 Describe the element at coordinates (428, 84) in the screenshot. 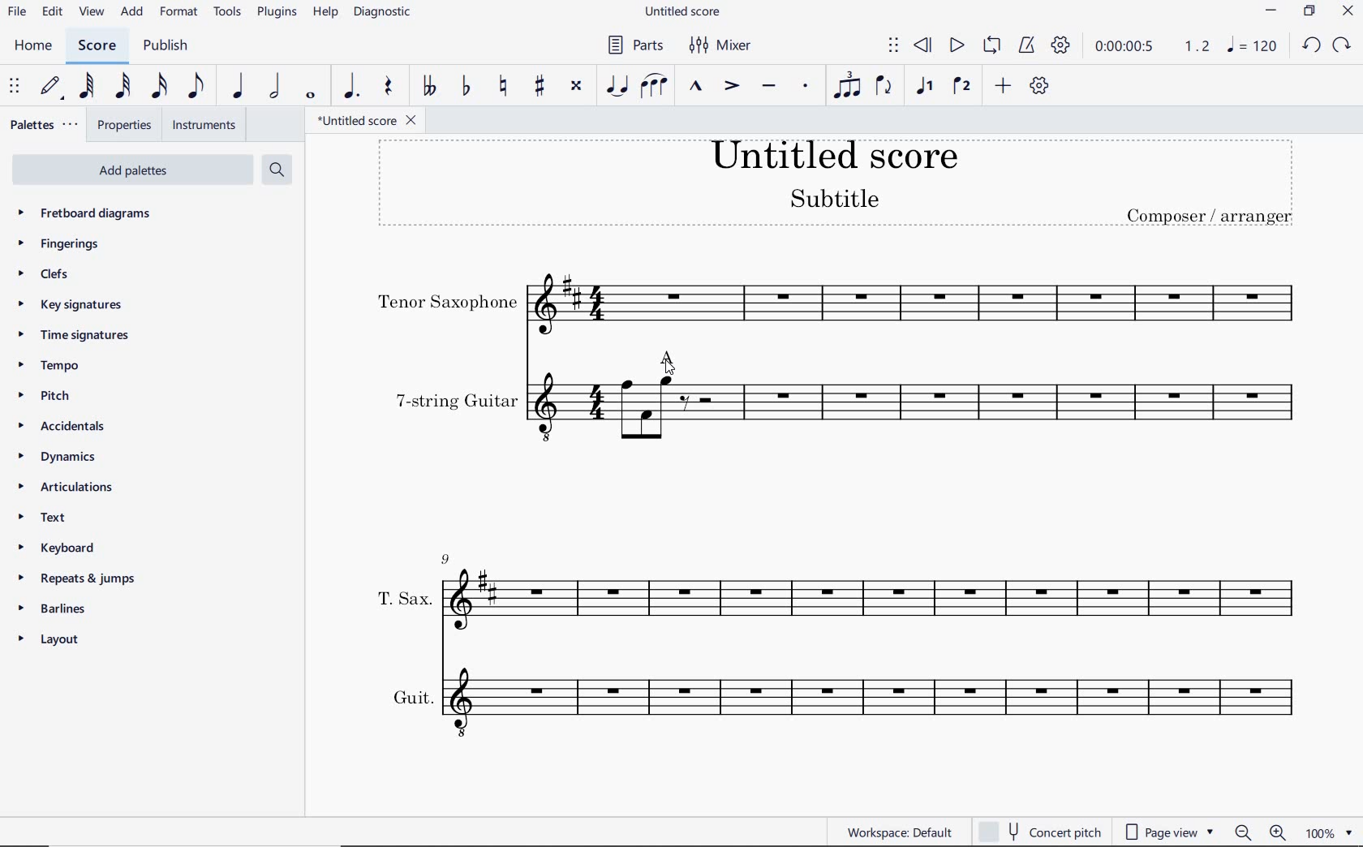

I see `TOGGLE-DOUBLE FLAT` at that location.